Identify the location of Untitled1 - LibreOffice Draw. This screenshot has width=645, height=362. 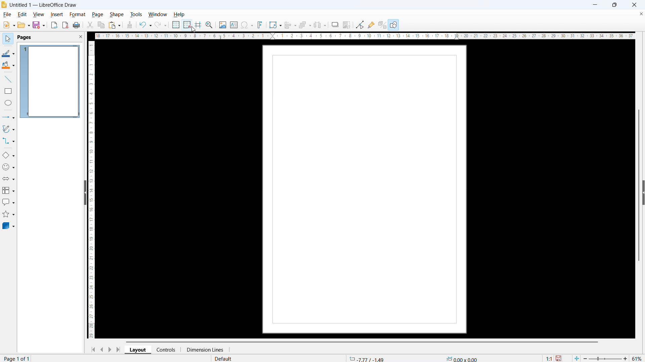
(43, 5).